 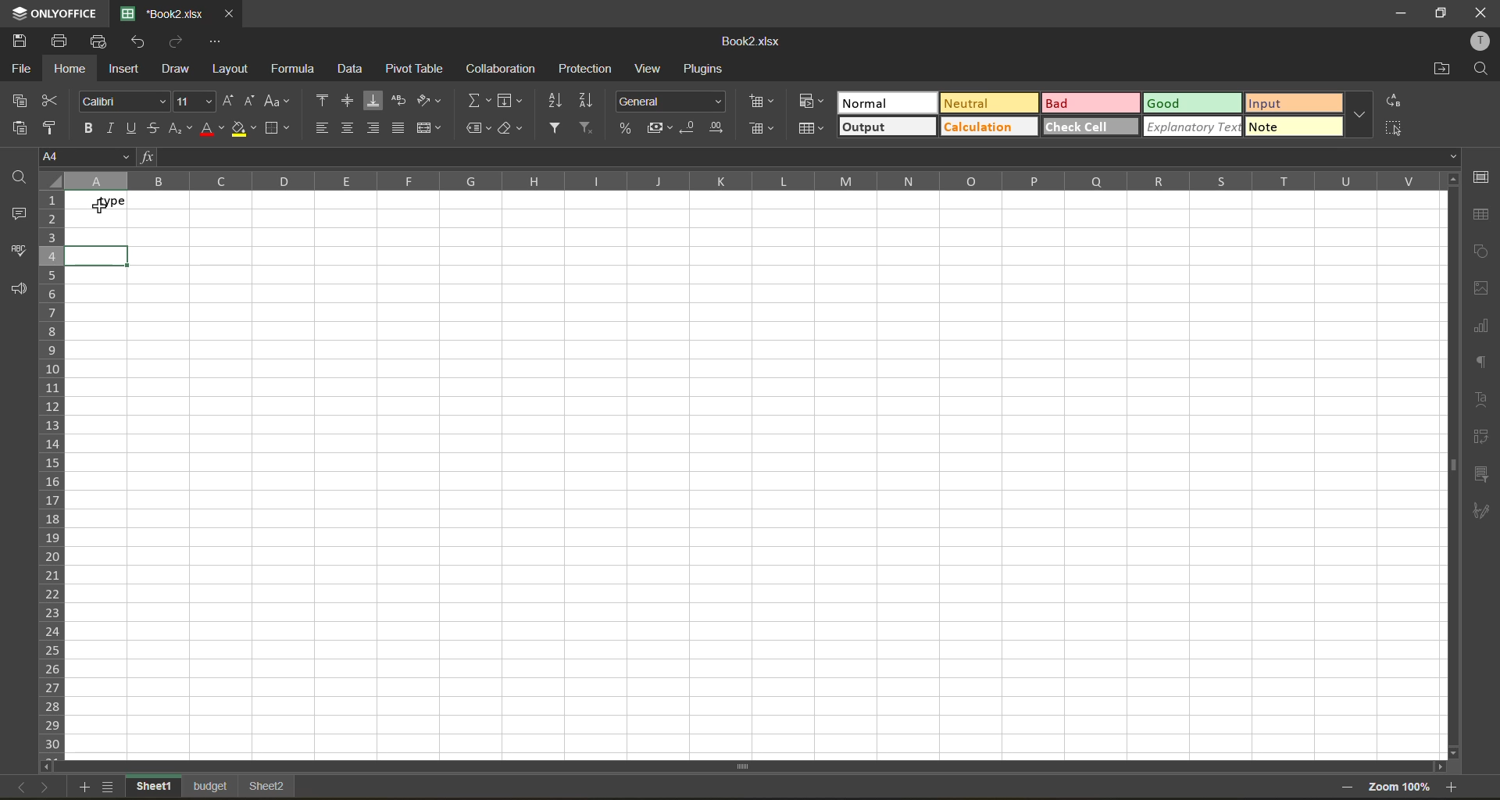 What do you see at coordinates (701, 68) in the screenshot?
I see `plugins` at bounding box center [701, 68].